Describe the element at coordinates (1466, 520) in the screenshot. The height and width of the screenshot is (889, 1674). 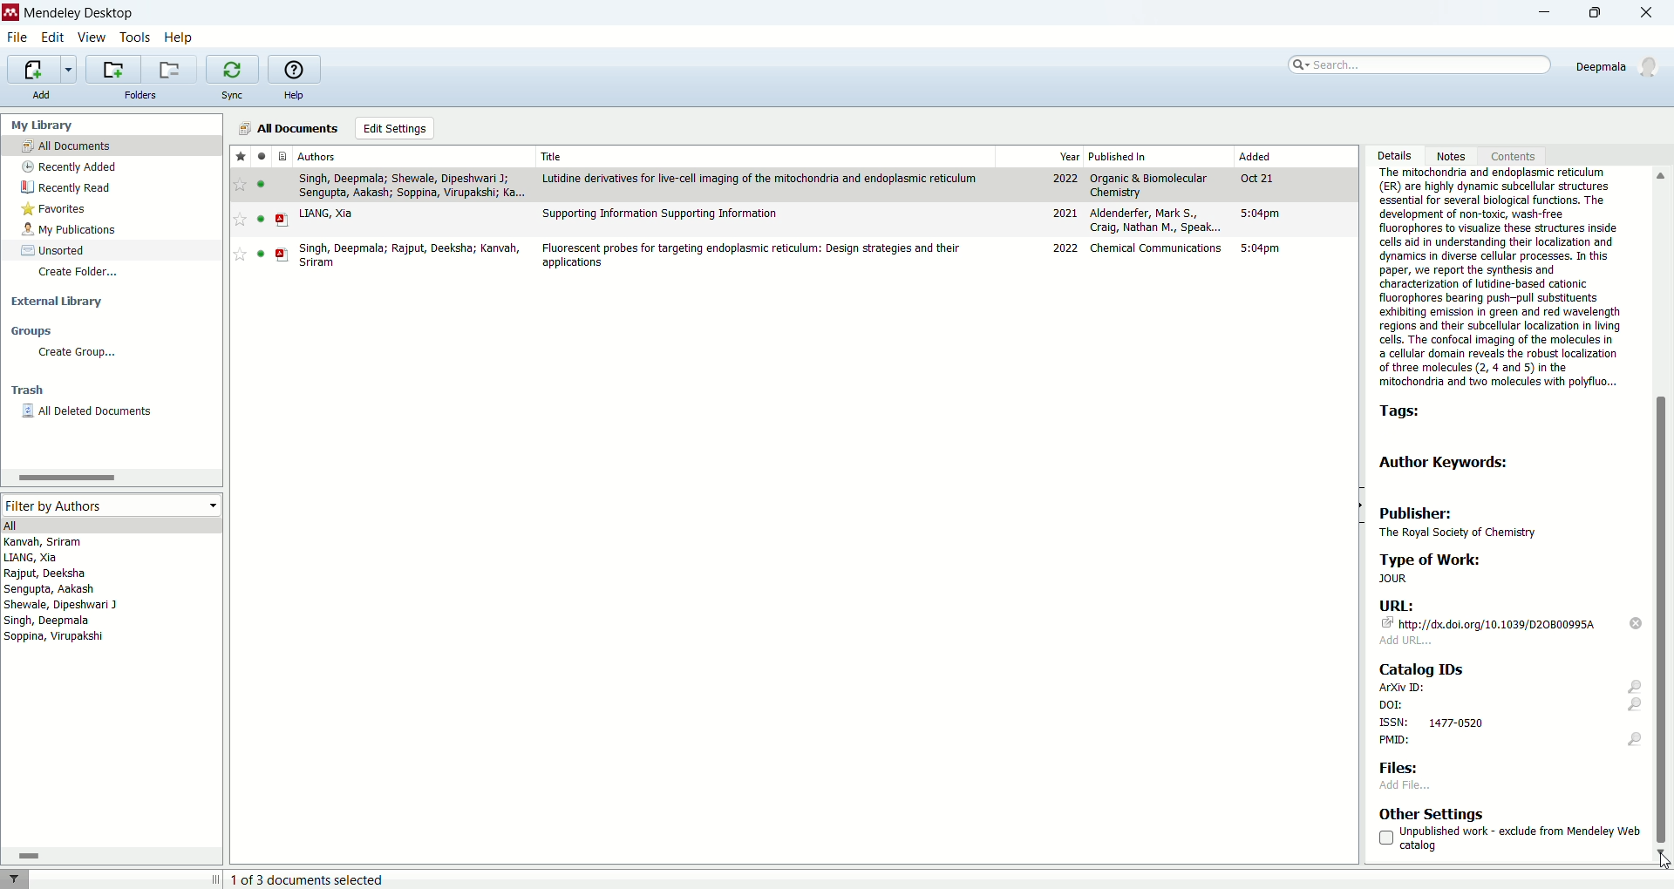
I see `publisher: the royal society of chemistry` at that location.